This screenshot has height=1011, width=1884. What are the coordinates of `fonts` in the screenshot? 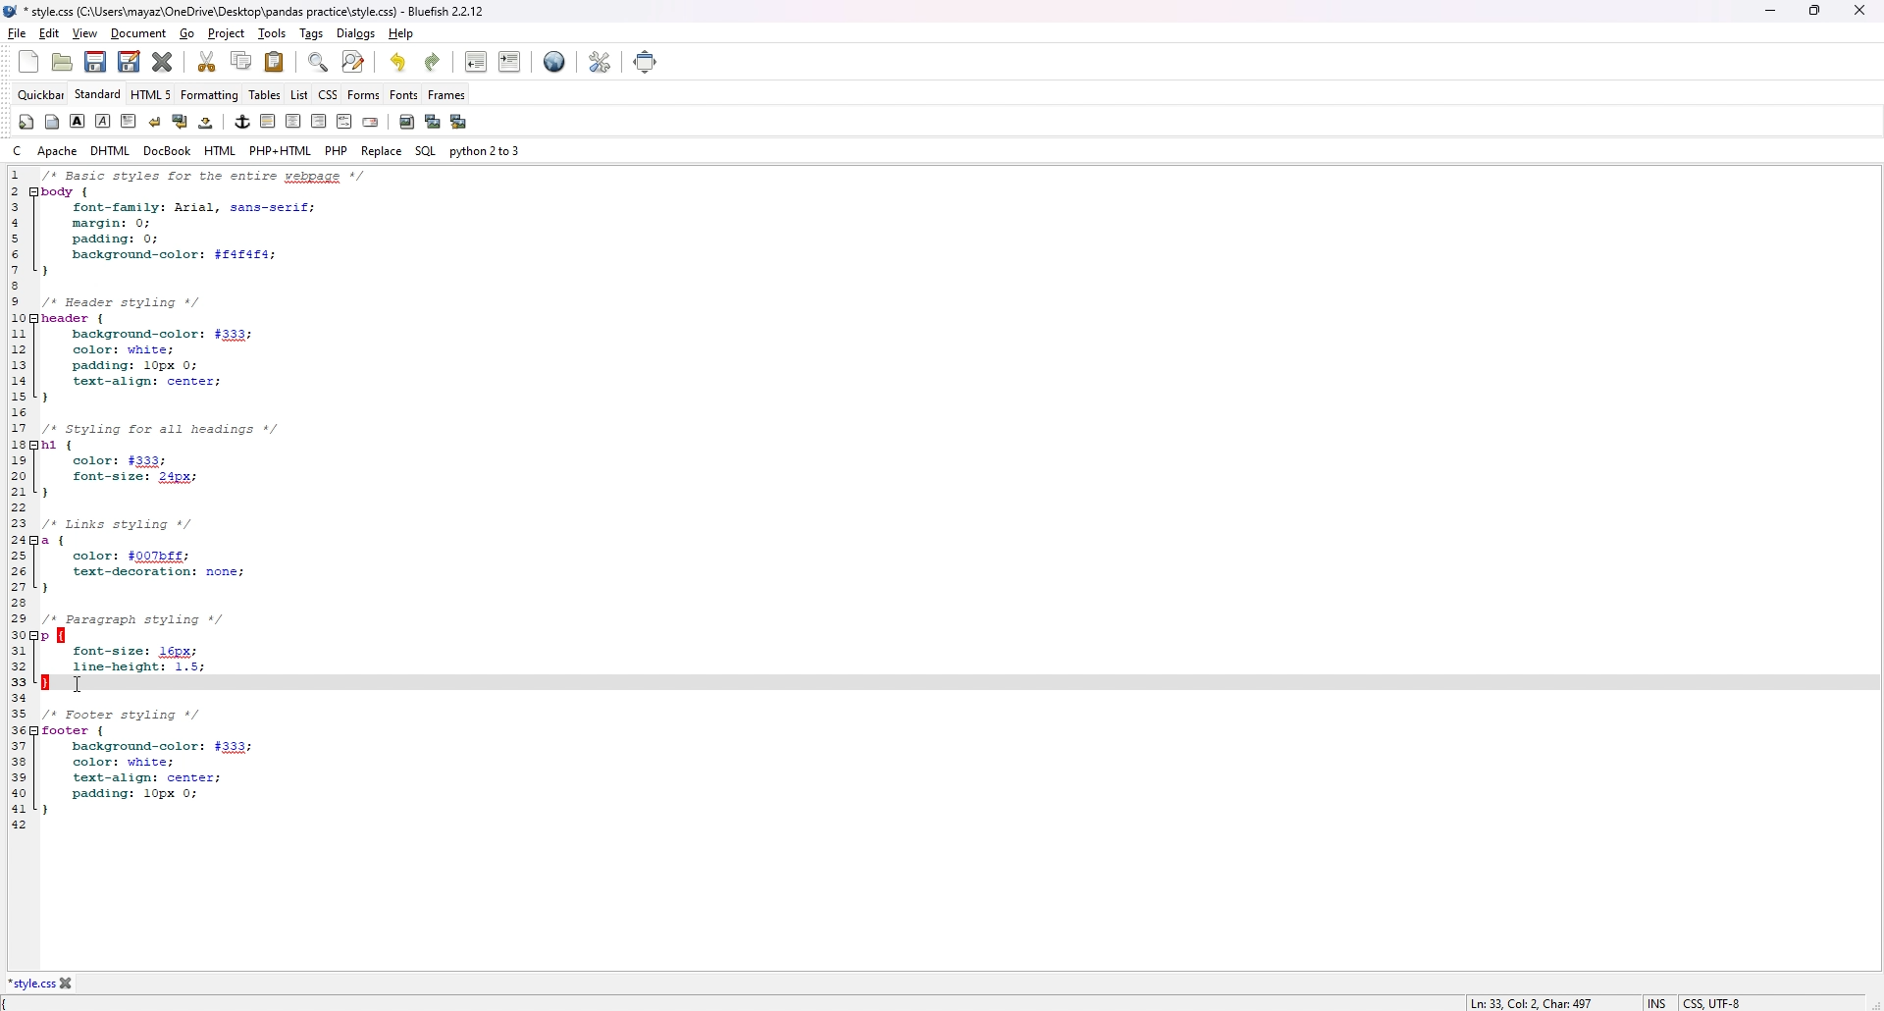 It's located at (404, 94).